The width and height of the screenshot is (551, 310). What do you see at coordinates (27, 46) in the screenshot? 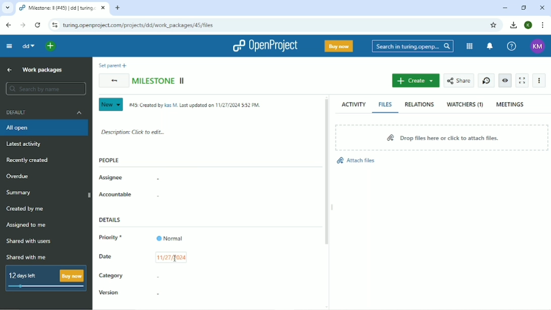
I see `dd` at bounding box center [27, 46].